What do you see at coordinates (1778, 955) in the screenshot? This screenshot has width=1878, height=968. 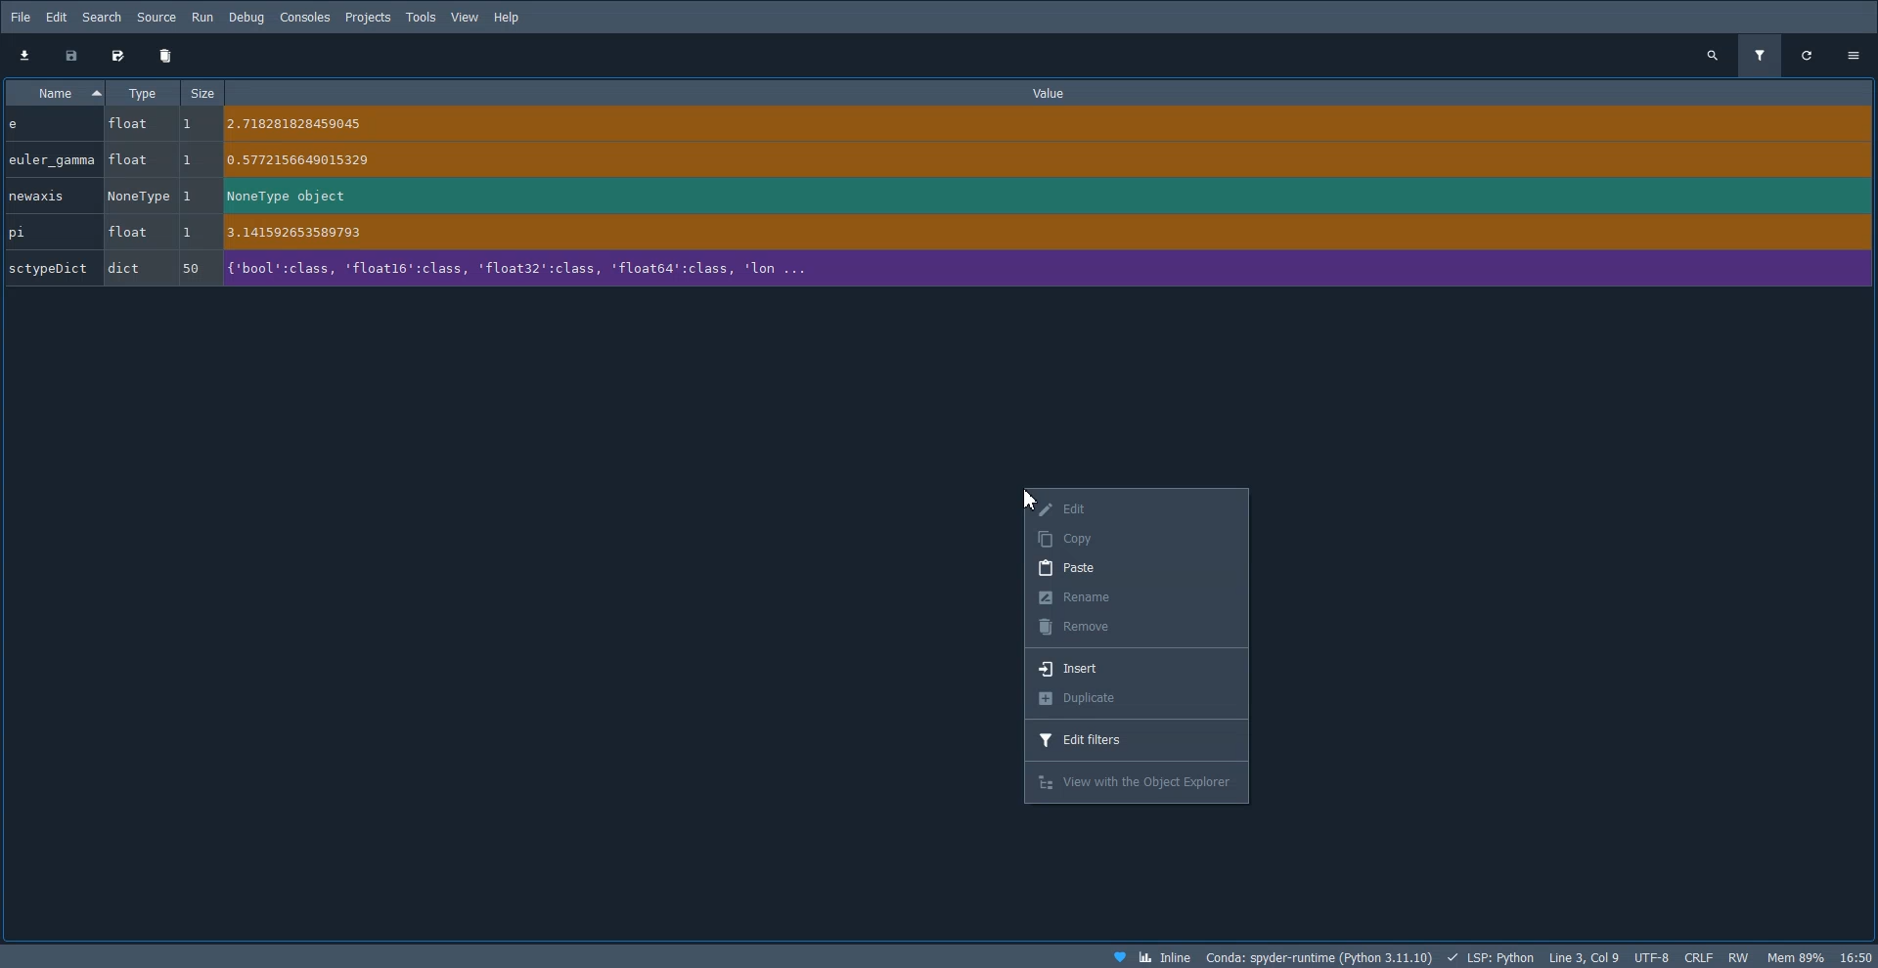 I see `Software information` at bounding box center [1778, 955].